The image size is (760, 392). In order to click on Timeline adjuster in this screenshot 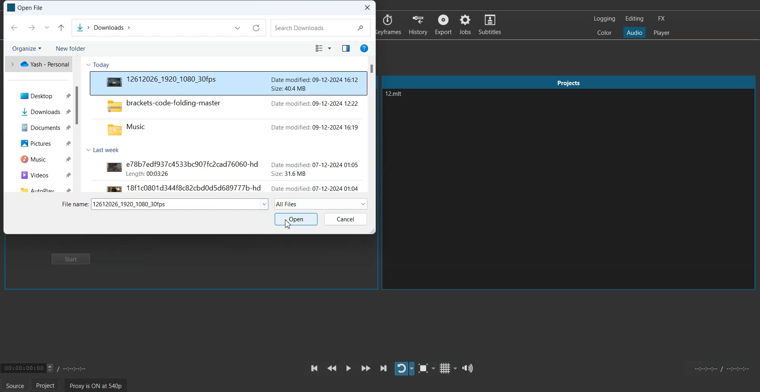, I will do `click(49, 367)`.